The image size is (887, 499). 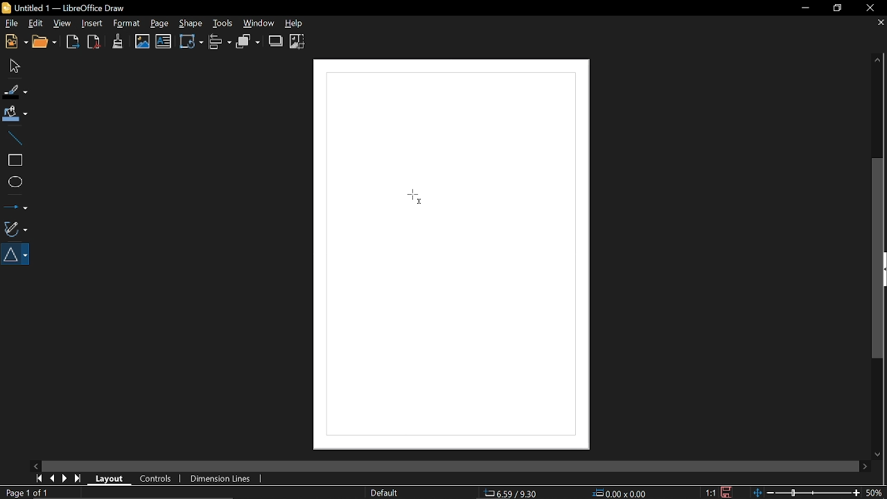 I want to click on Move up, so click(x=878, y=60).